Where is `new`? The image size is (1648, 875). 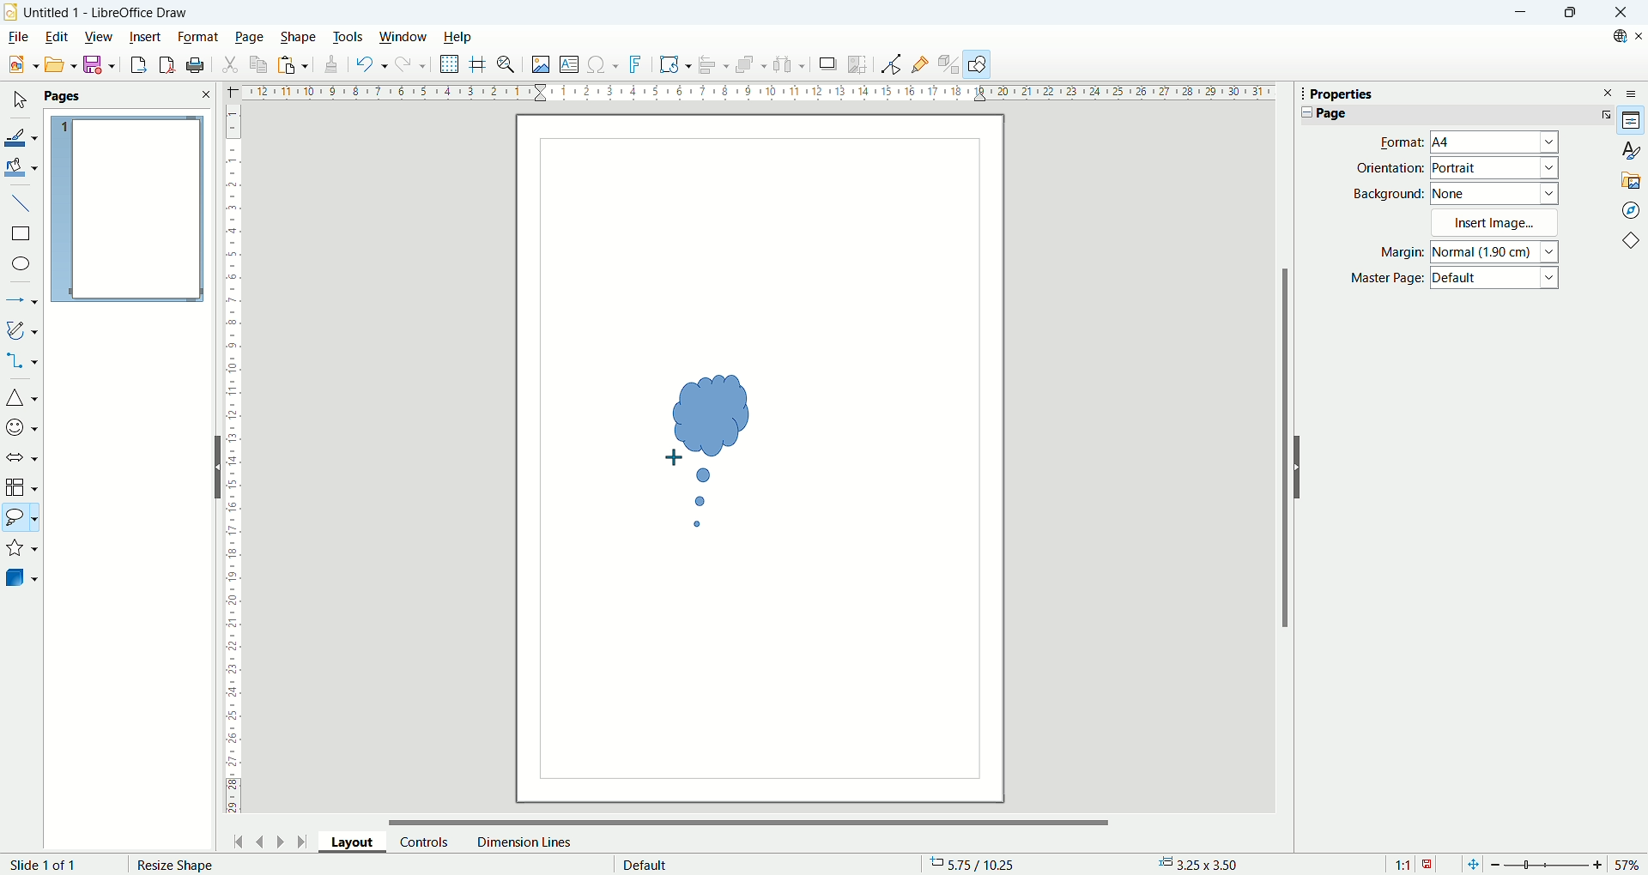 new is located at coordinates (20, 65).